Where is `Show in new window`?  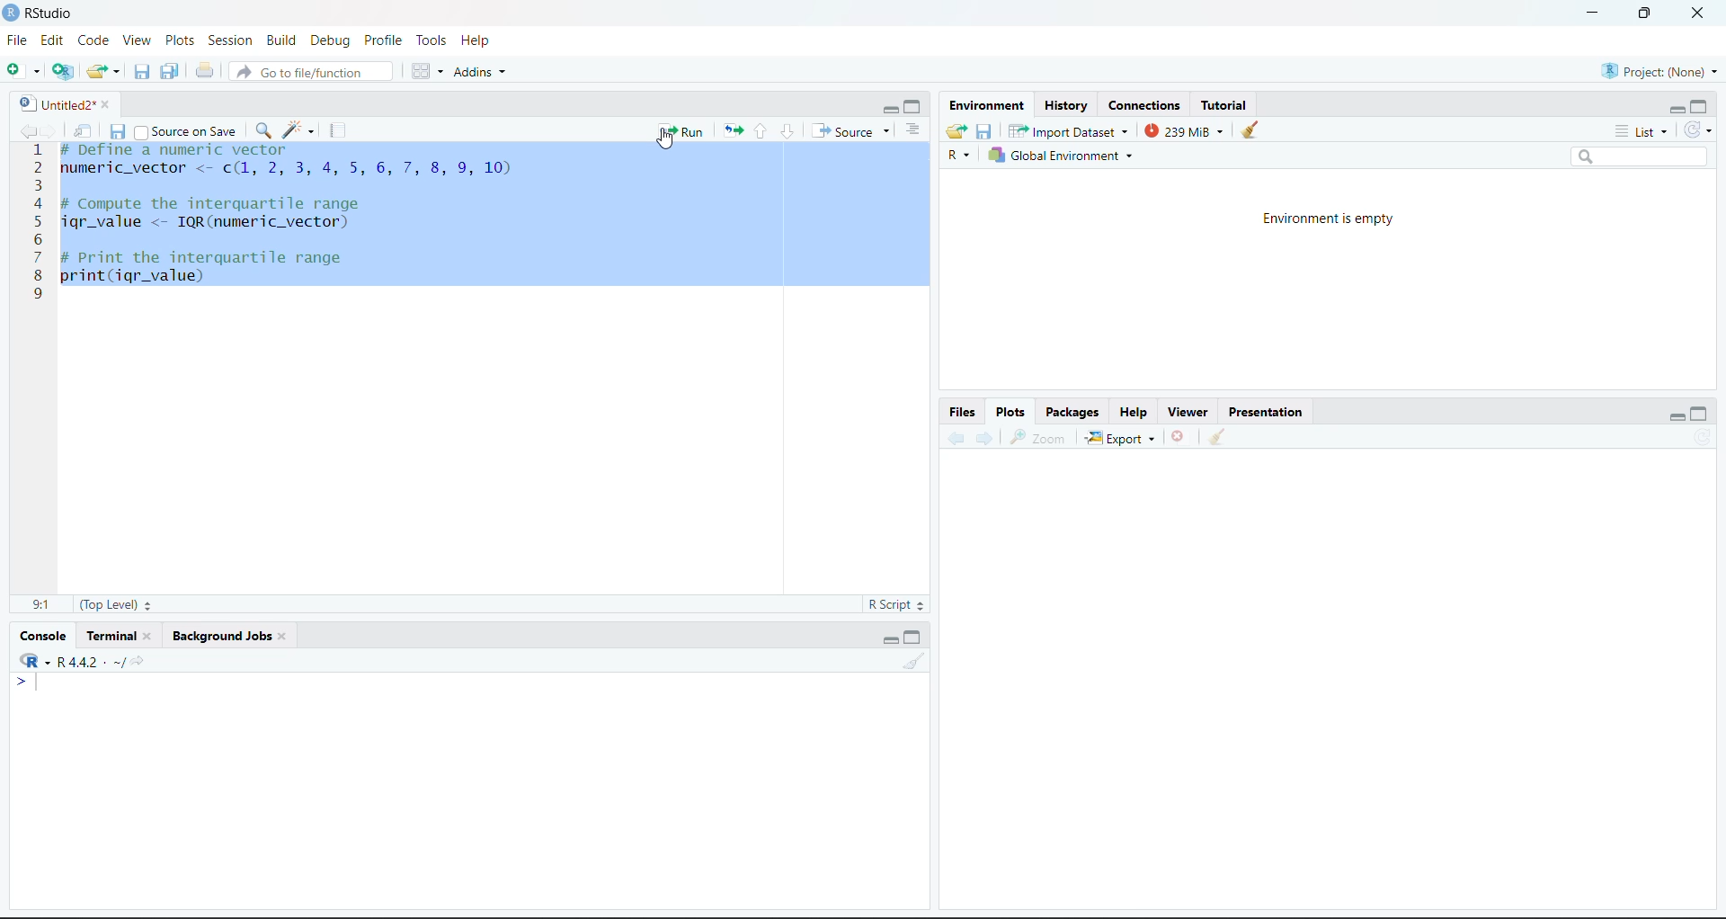 Show in new window is located at coordinates (85, 130).